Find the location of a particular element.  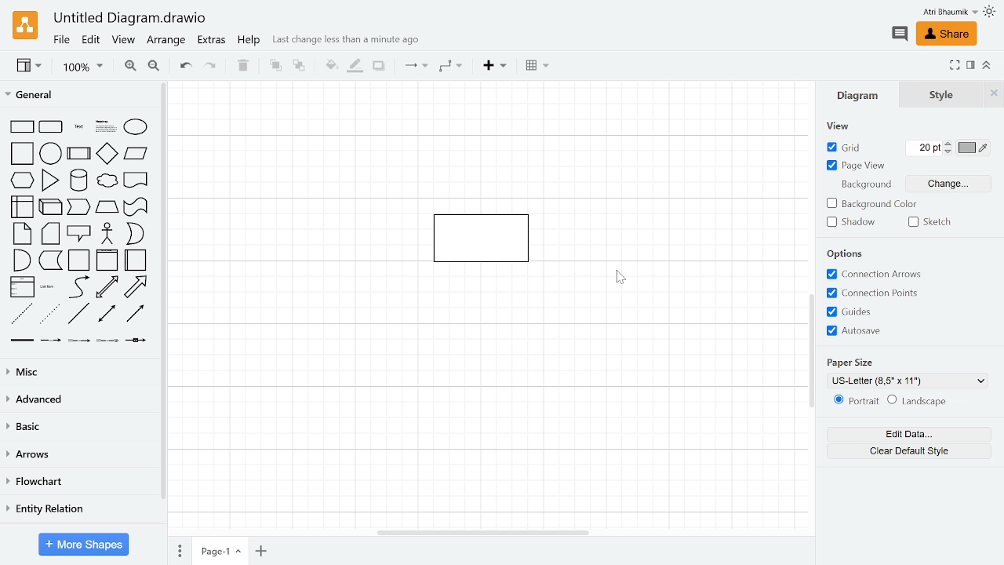

Fill color is located at coordinates (329, 65).